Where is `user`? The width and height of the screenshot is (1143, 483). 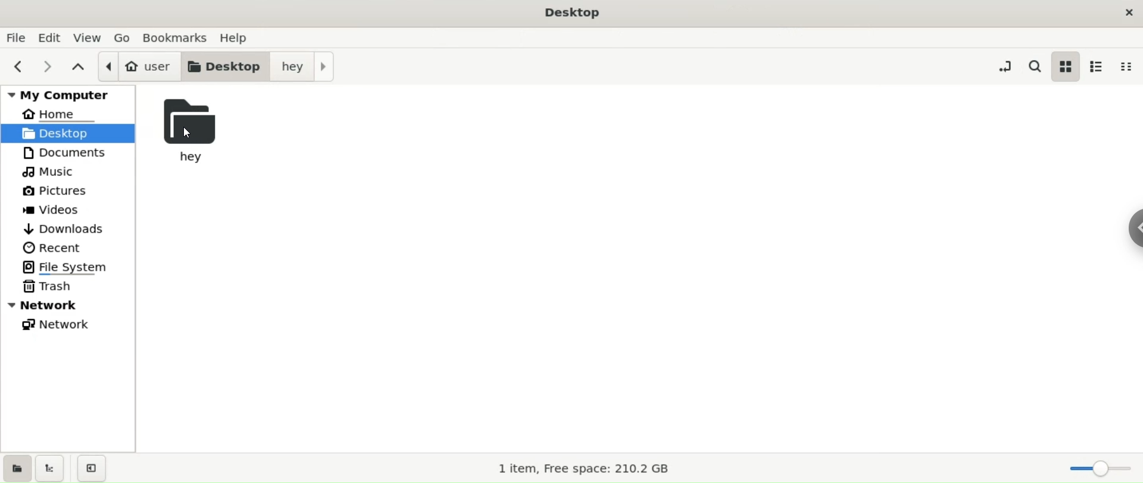
user is located at coordinates (138, 67).